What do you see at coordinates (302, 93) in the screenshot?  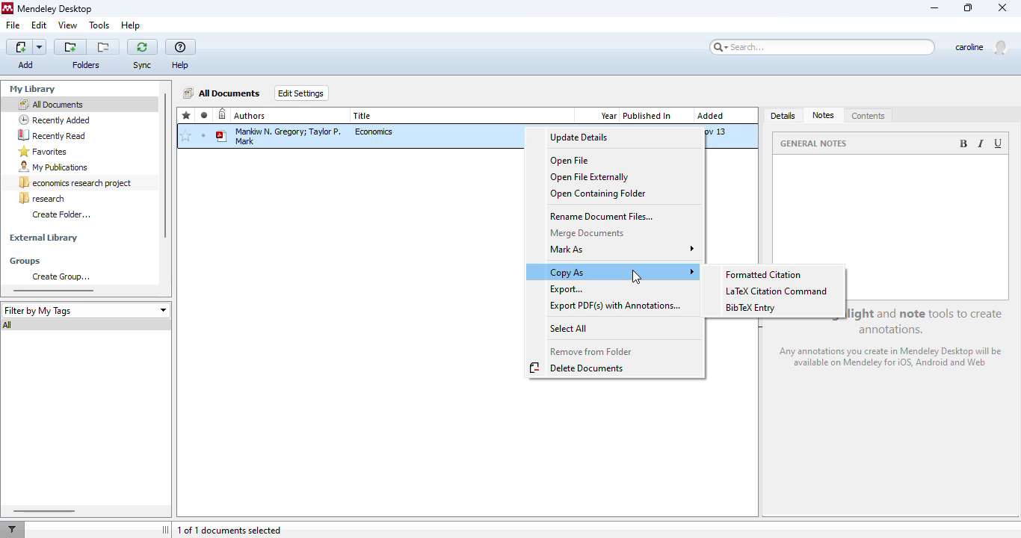 I see `edit settings` at bounding box center [302, 93].